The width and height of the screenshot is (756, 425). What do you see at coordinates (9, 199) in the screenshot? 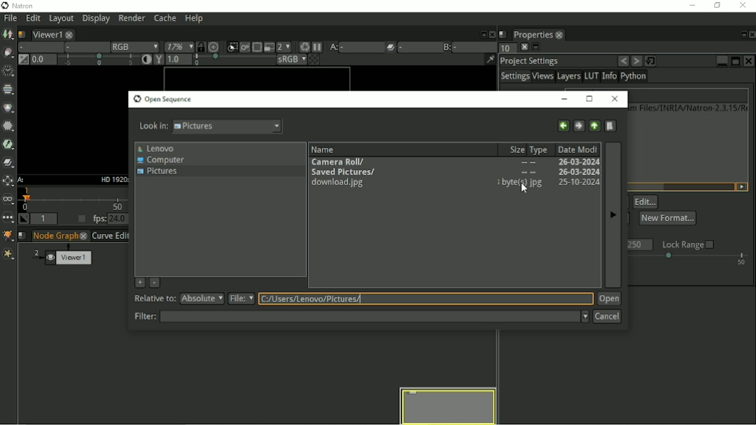
I see `Views` at bounding box center [9, 199].